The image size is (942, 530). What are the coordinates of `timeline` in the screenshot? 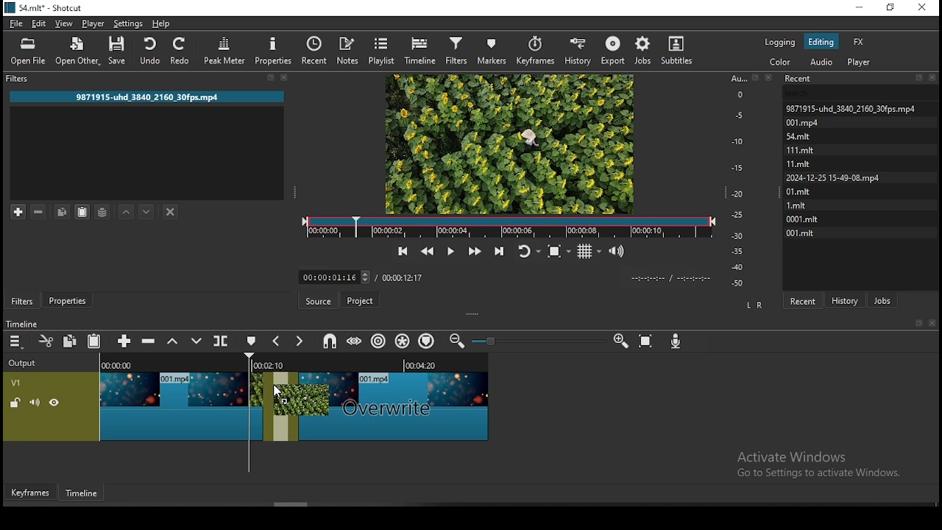 It's located at (21, 324).